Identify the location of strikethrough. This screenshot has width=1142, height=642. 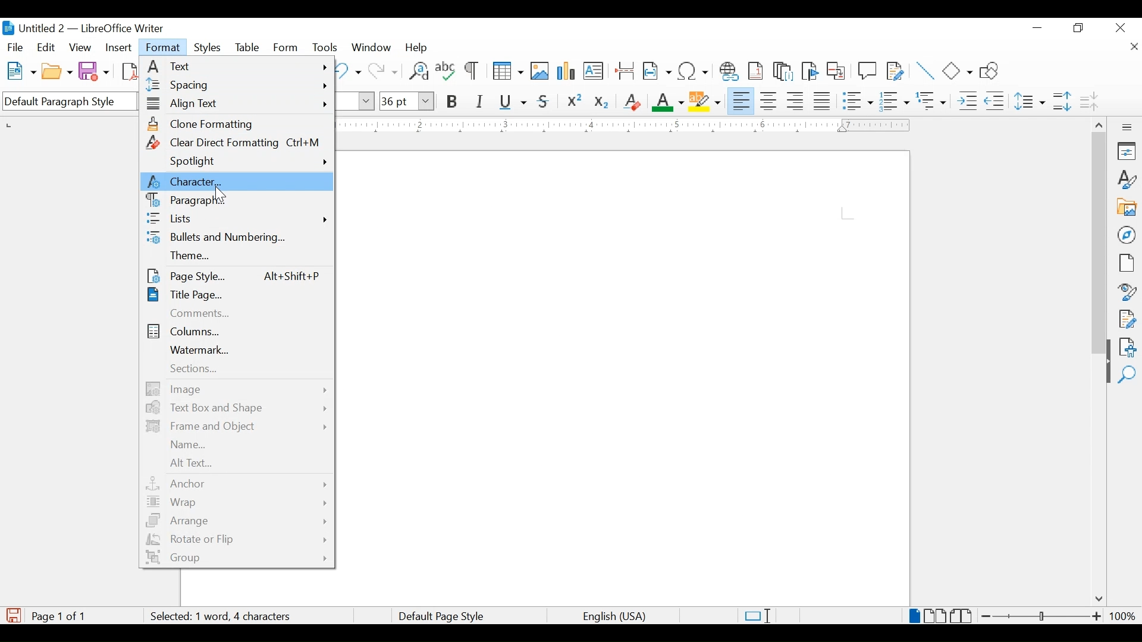
(544, 102).